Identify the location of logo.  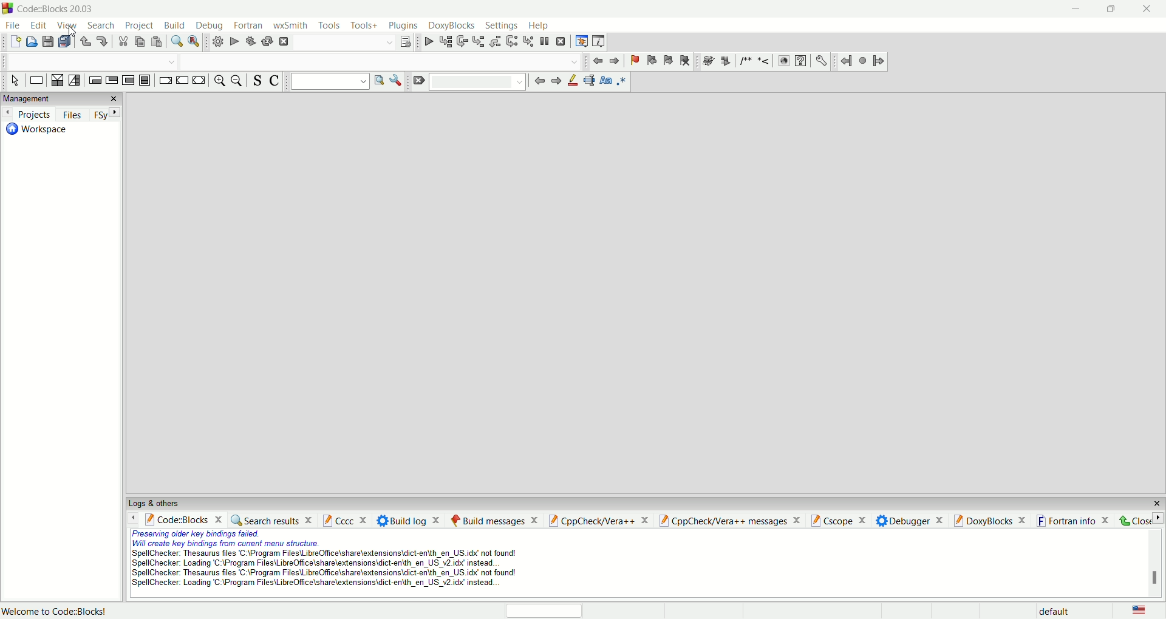
(7, 10).